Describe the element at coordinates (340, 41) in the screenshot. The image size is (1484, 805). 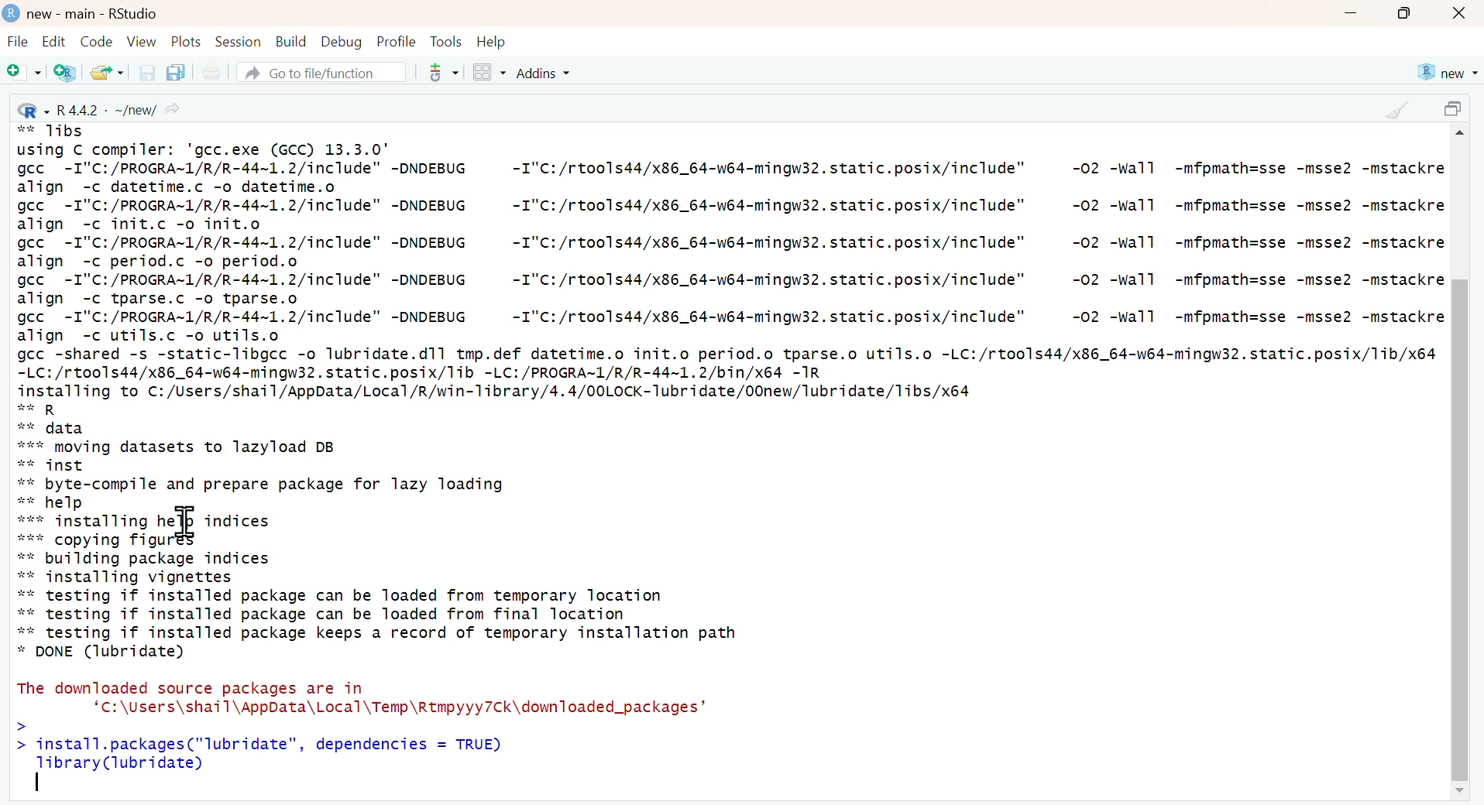
I see `Debug` at that location.